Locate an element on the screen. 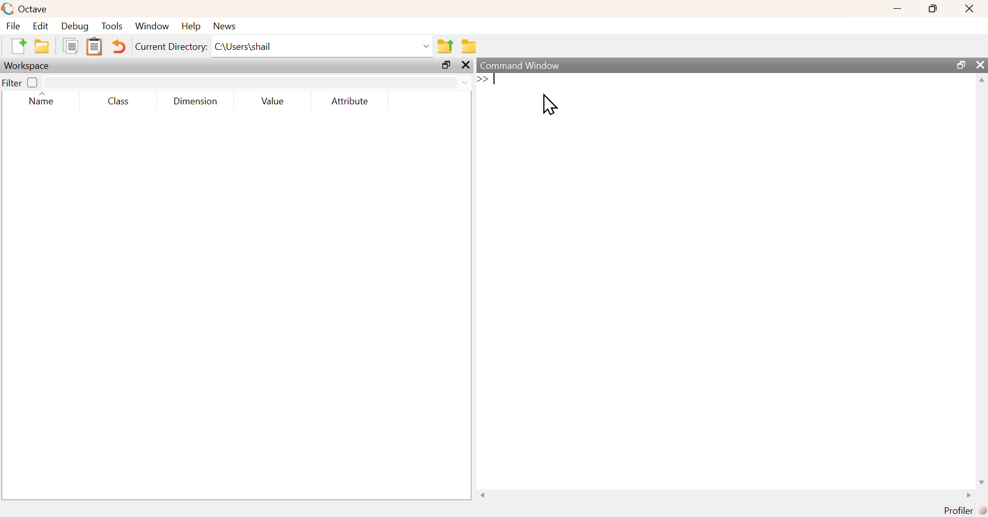  Command Window is located at coordinates (526, 65).